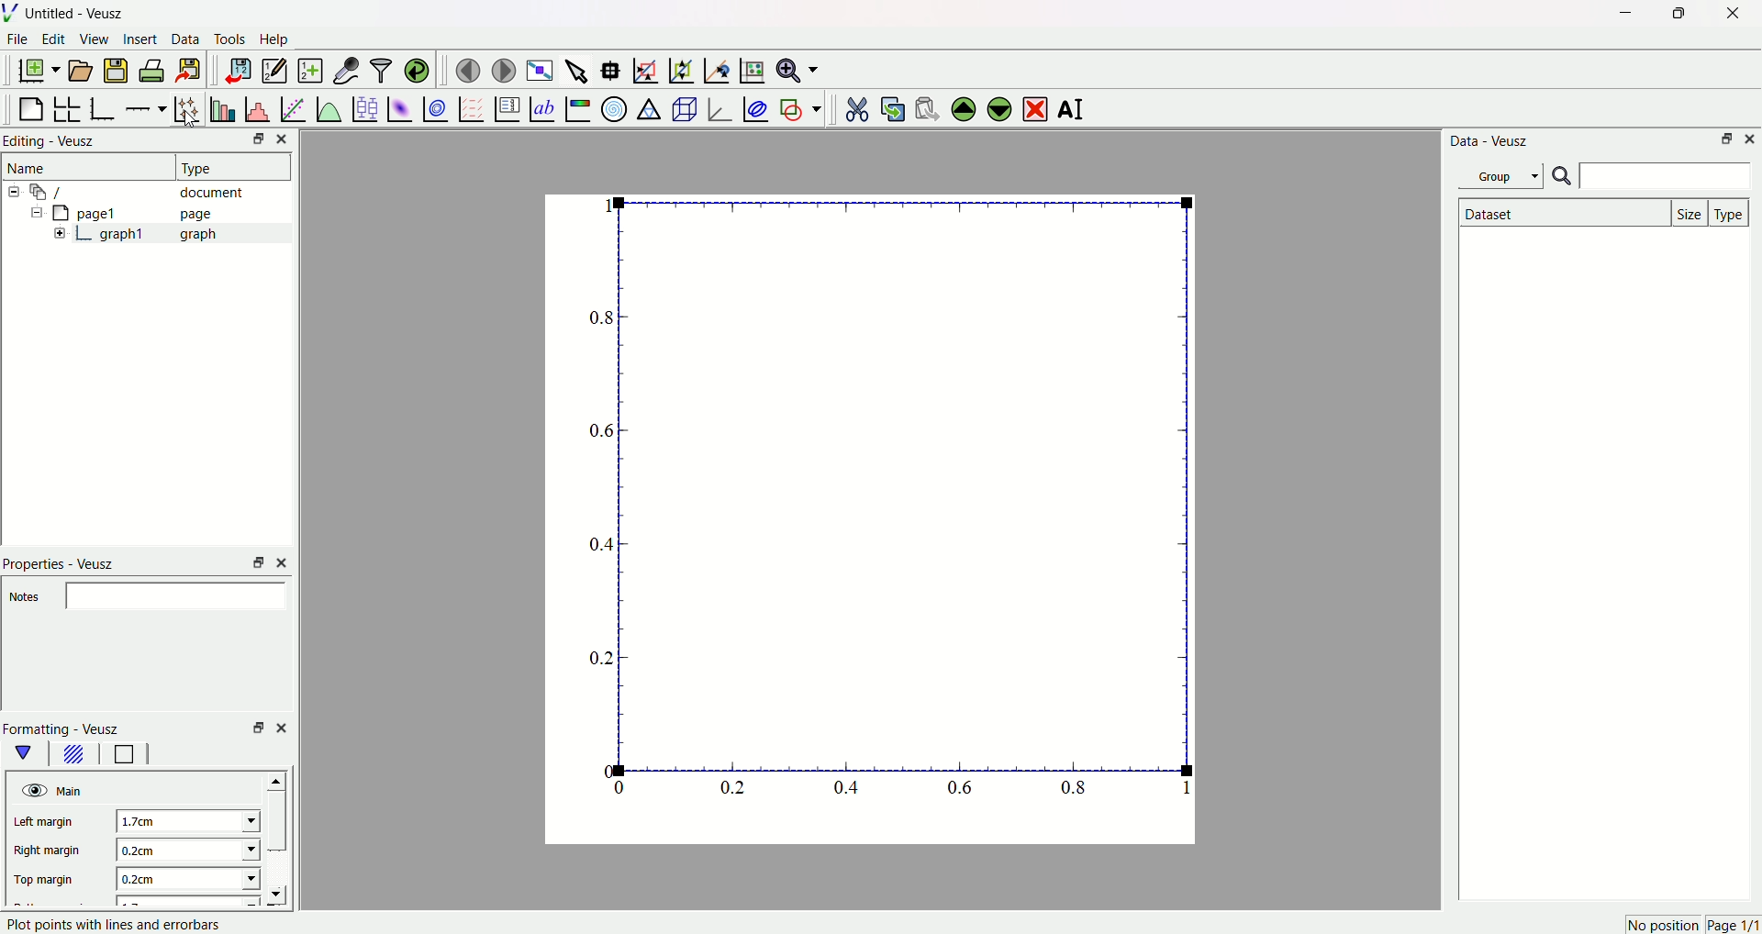 The image size is (1762, 934). I want to click on zoom the graph axes, so click(678, 68).